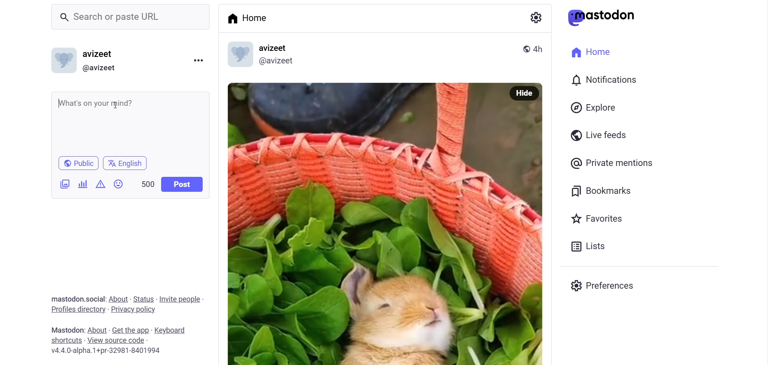 Image resolution: width=768 pixels, height=365 pixels. Describe the element at coordinates (600, 190) in the screenshot. I see `Bookmarks` at that location.